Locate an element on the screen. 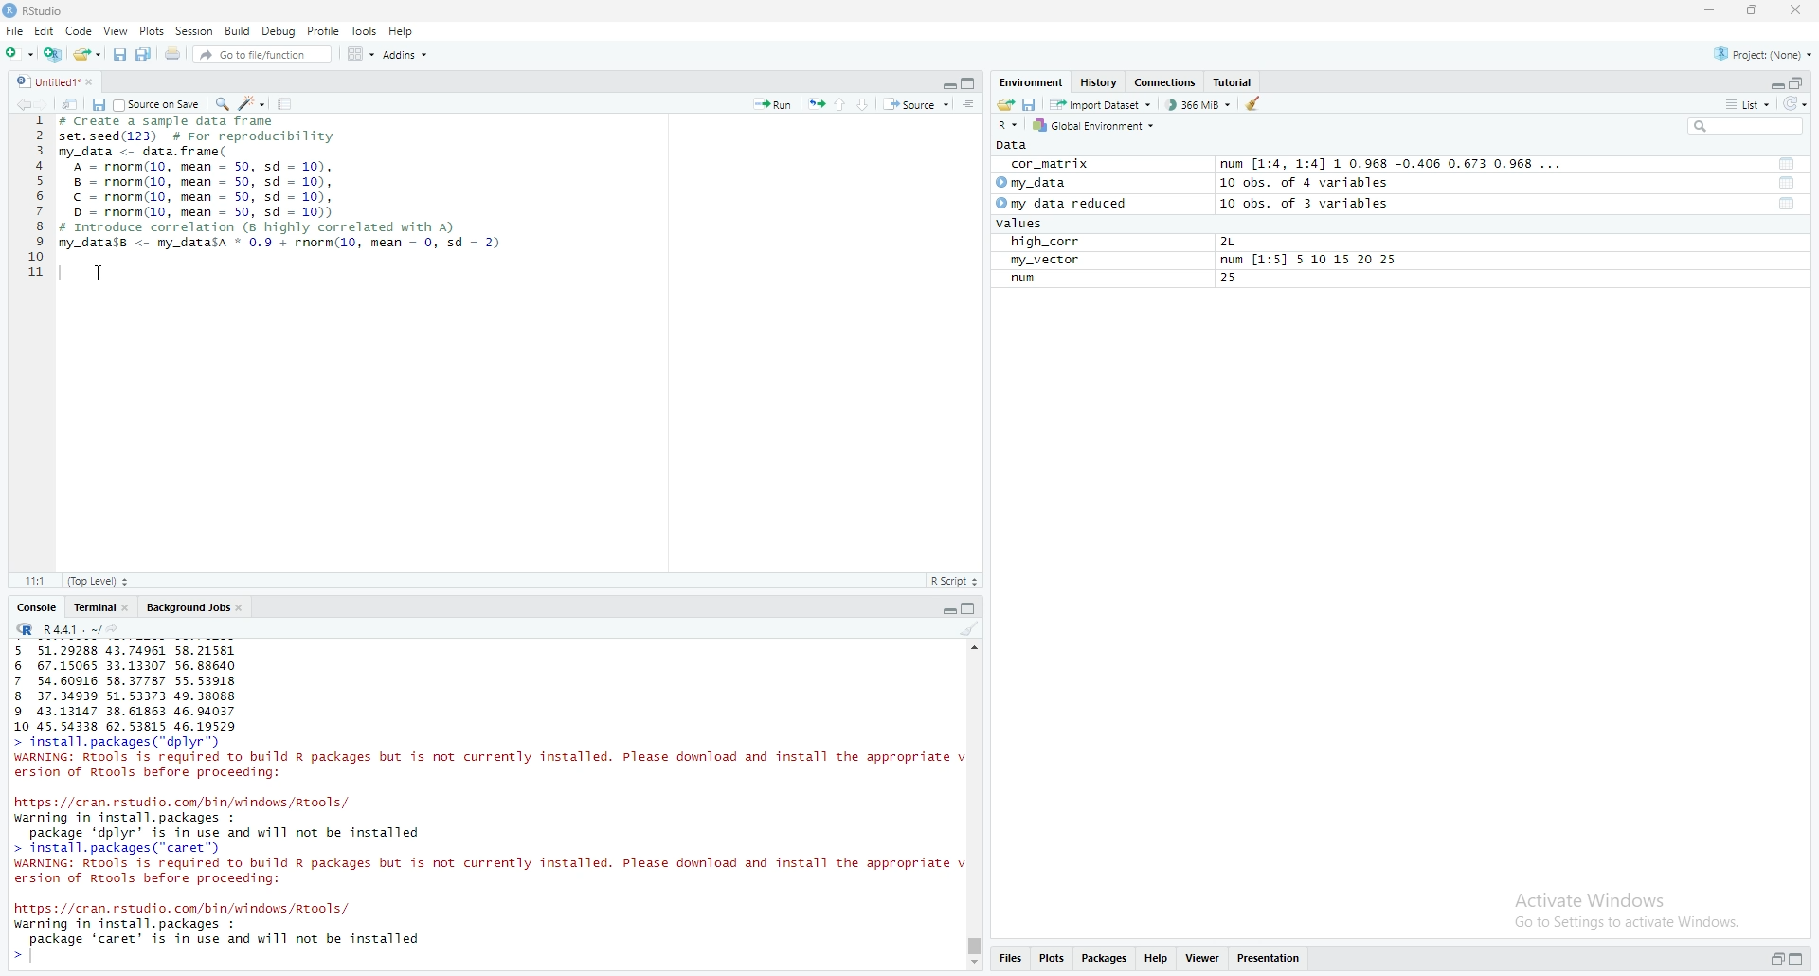 This screenshot has width=1819, height=976. > install.packages( dplyr)
WARNING: Rtools is required to build R packages but is not currently installed. Please download and install the appropriate v
ersion of Rtools before proceeding: is located at coordinates (487, 762).